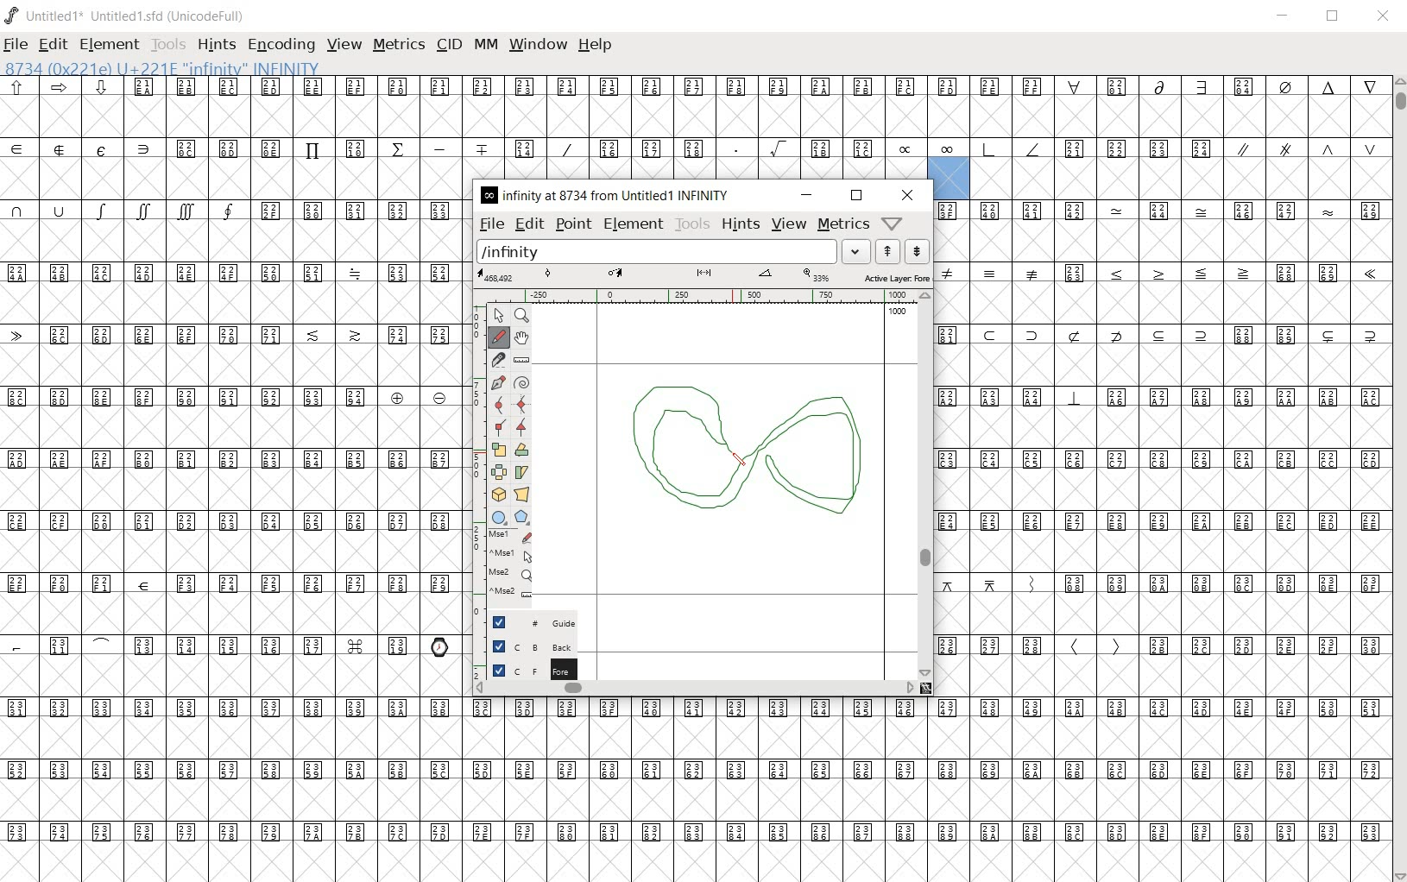 This screenshot has height=882, width=1407. Describe the element at coordinates (700, 772) in the screenshot. I see `Unicode code points` at that location.